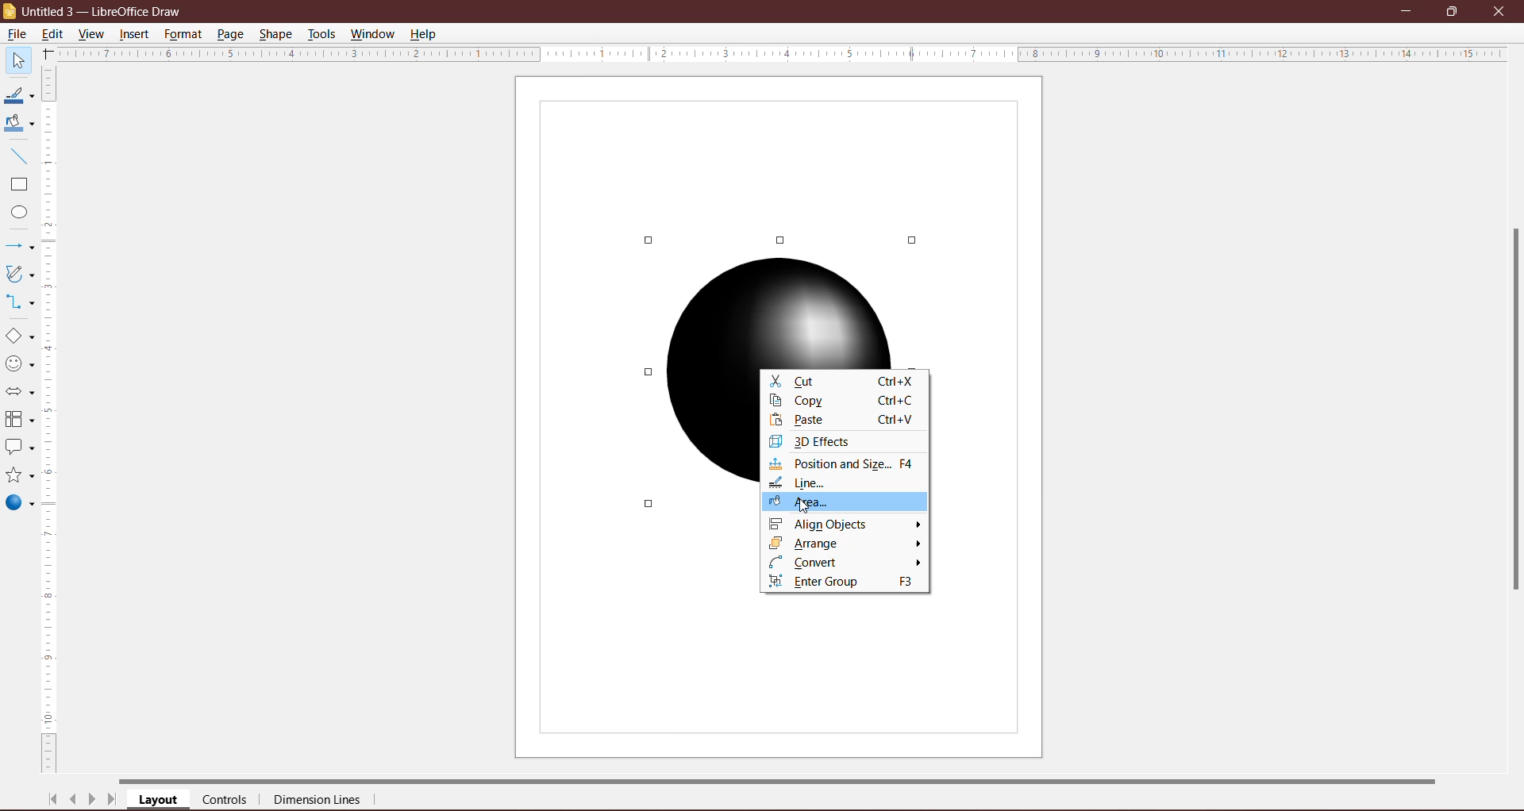  I want to click on Page, so click(229, 33).